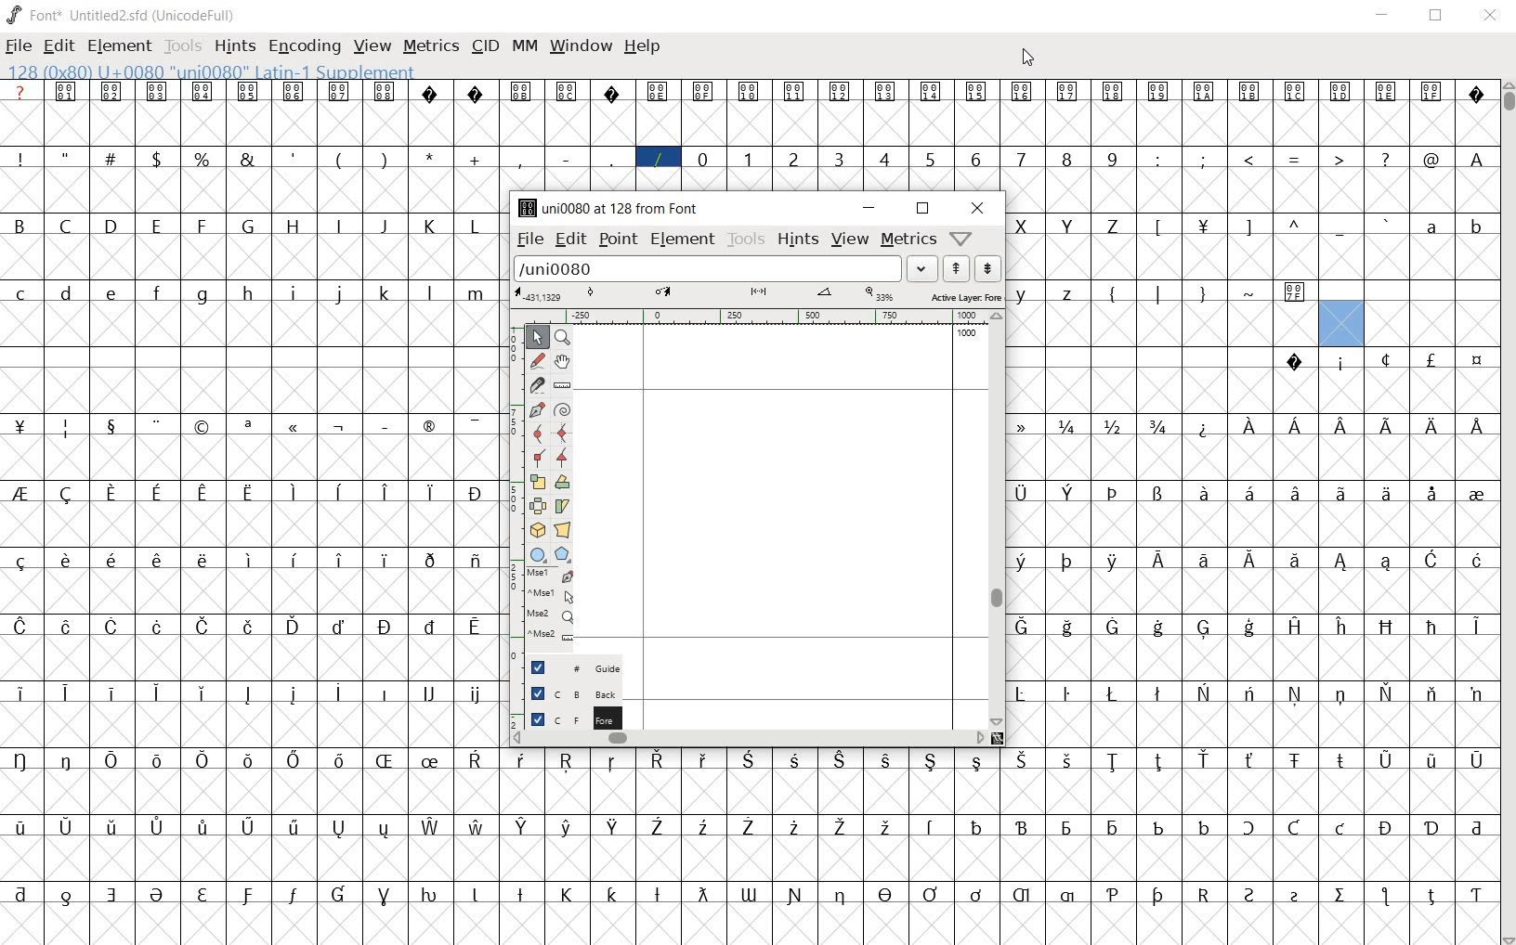 Image resolution: width=1516 pixels, height=945 pixels. What do you see at coordinates (249, 761) in the screenshot?
I see `glyph` at bounding box center [249, 761].